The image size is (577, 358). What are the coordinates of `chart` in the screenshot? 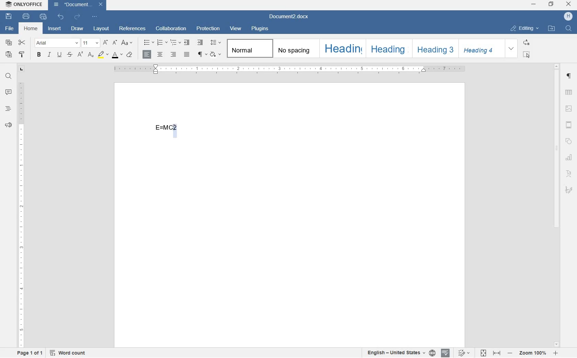 It's located at (570, 158).